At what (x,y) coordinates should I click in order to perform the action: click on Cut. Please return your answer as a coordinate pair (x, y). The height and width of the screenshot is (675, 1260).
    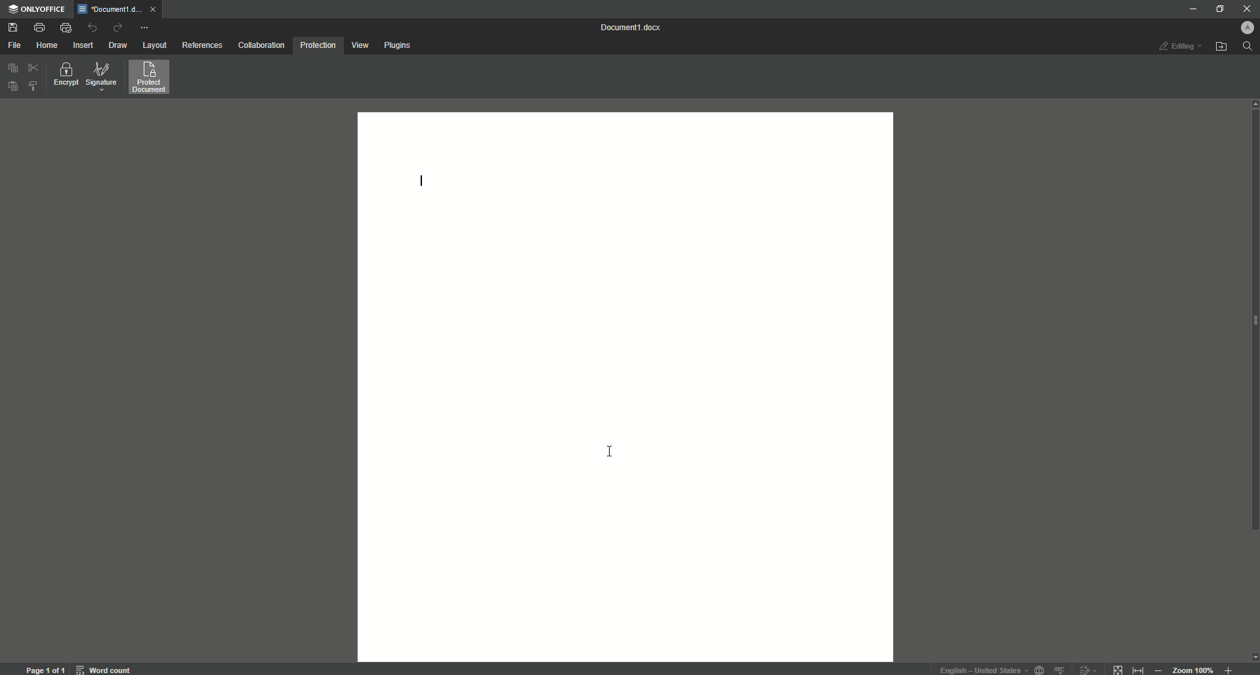
    Looking at the image, I should click on (32, 68).